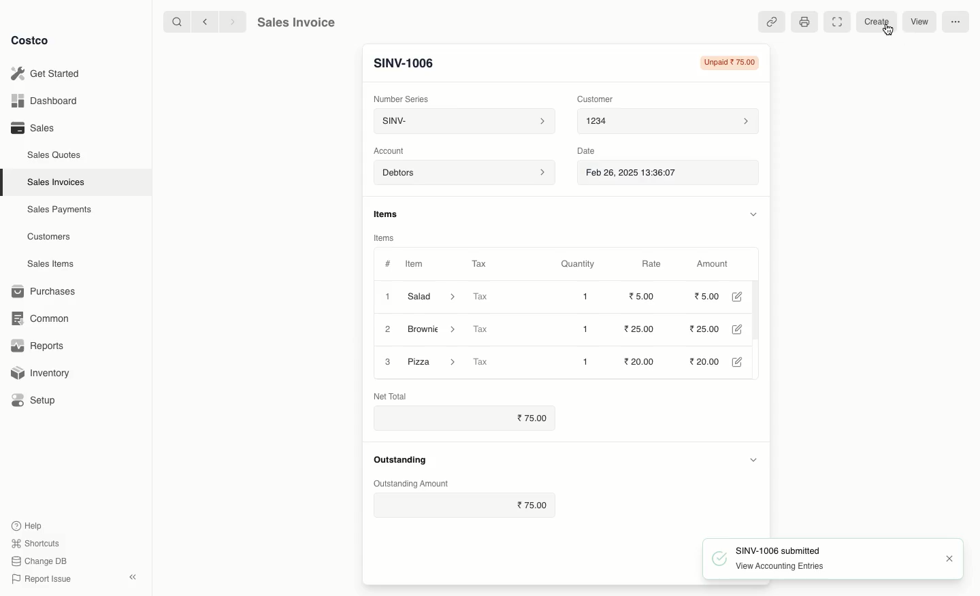 This screenshot has width=980, height=596. What do you see at coordinates (47, 291) in the screenshot?
I see `Purchases` at bounding box center [47, 291].